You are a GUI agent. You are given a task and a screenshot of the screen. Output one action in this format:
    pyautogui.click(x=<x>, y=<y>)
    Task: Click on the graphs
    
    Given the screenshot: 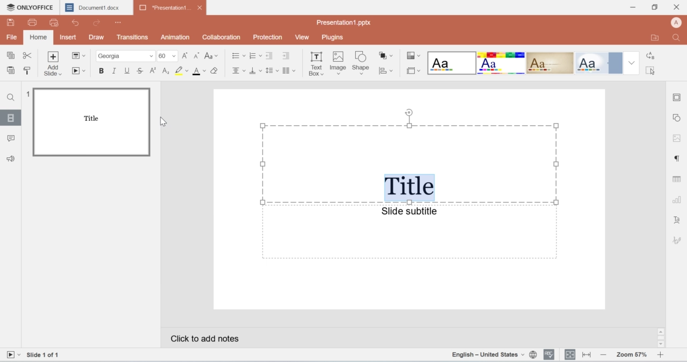 What is the action you would take?
    pyautogui.click(x=388, y=72)
    